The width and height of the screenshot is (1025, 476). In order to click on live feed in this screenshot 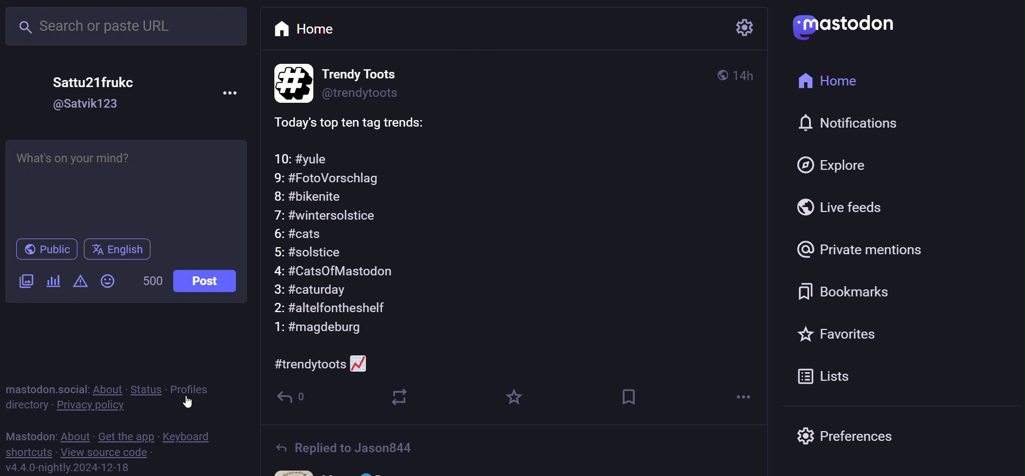, I will do `click(844, 209)`.